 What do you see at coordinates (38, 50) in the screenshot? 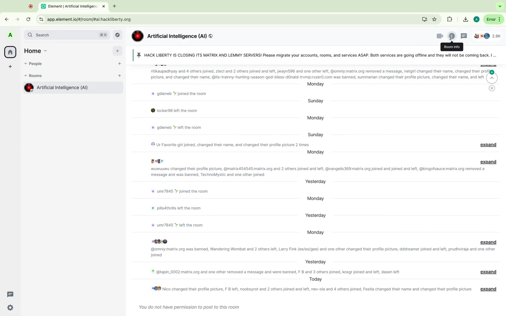
I see `home` at bounding box center [38, 50].